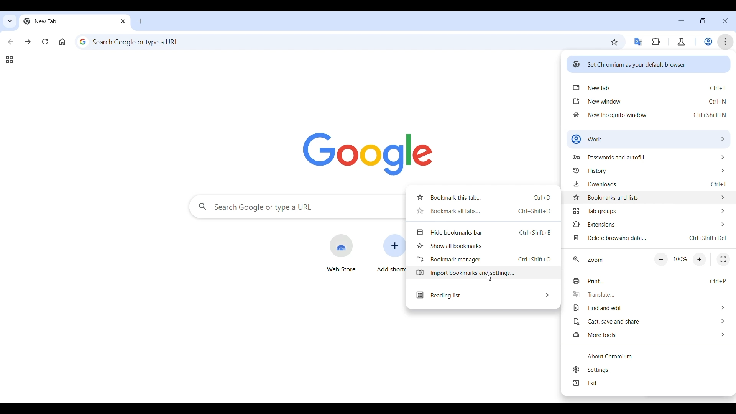 The image size is (736, 414). I want to click on new window, so click(650, 101).